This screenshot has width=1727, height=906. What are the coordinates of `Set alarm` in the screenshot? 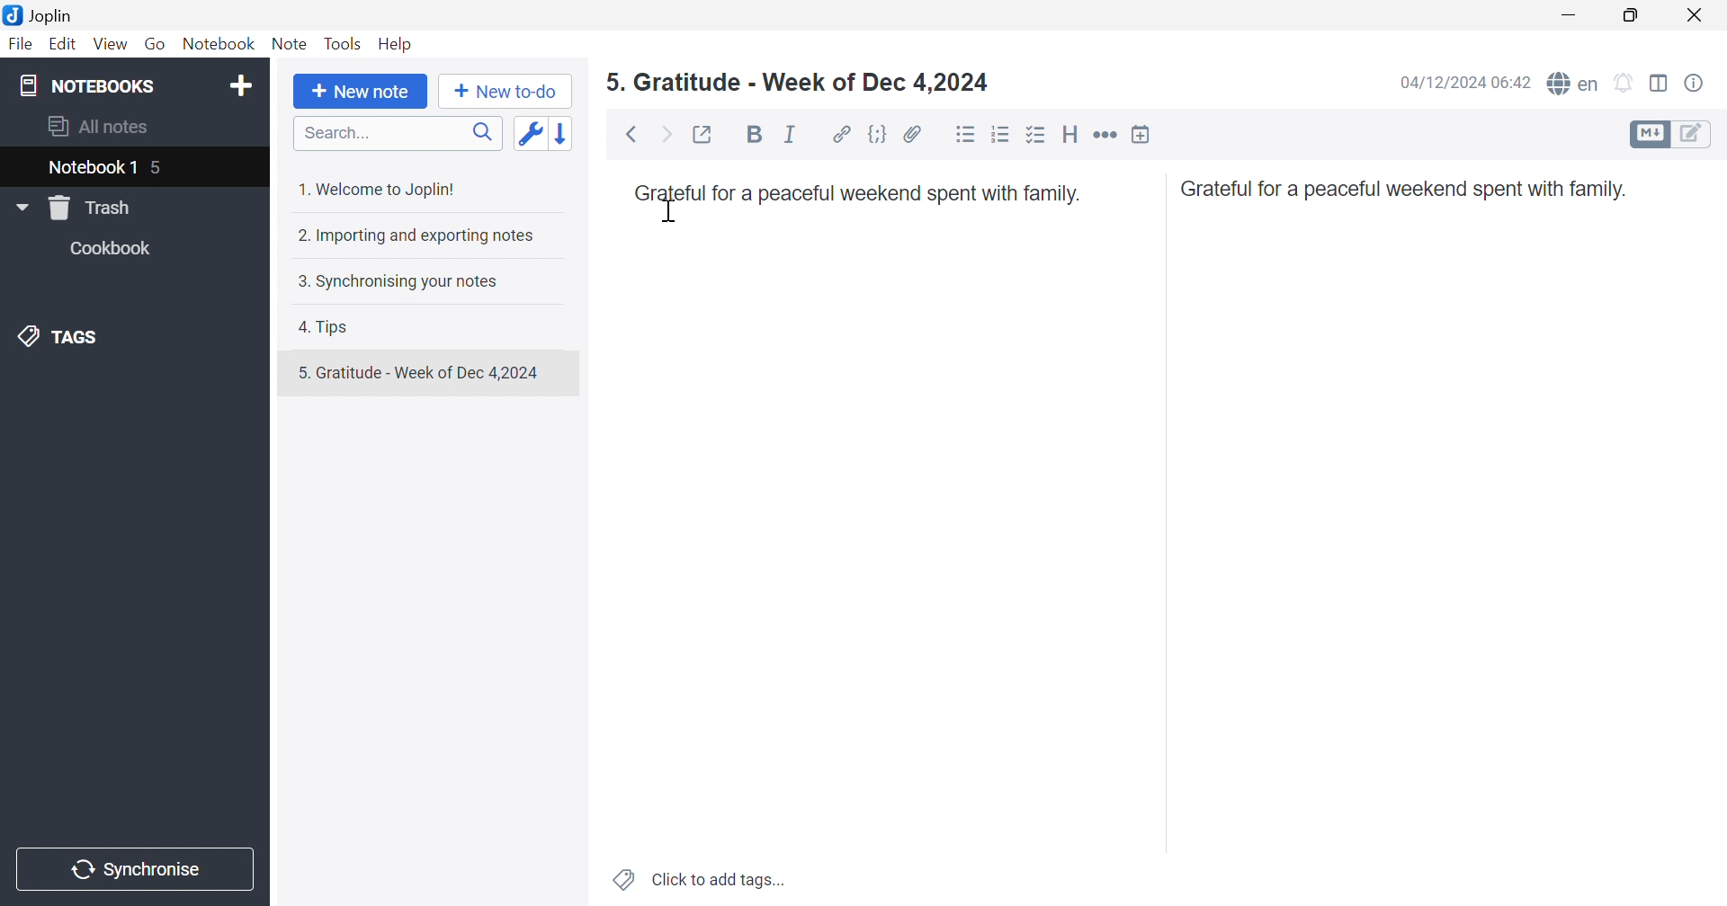 It's located at (1627, 81).